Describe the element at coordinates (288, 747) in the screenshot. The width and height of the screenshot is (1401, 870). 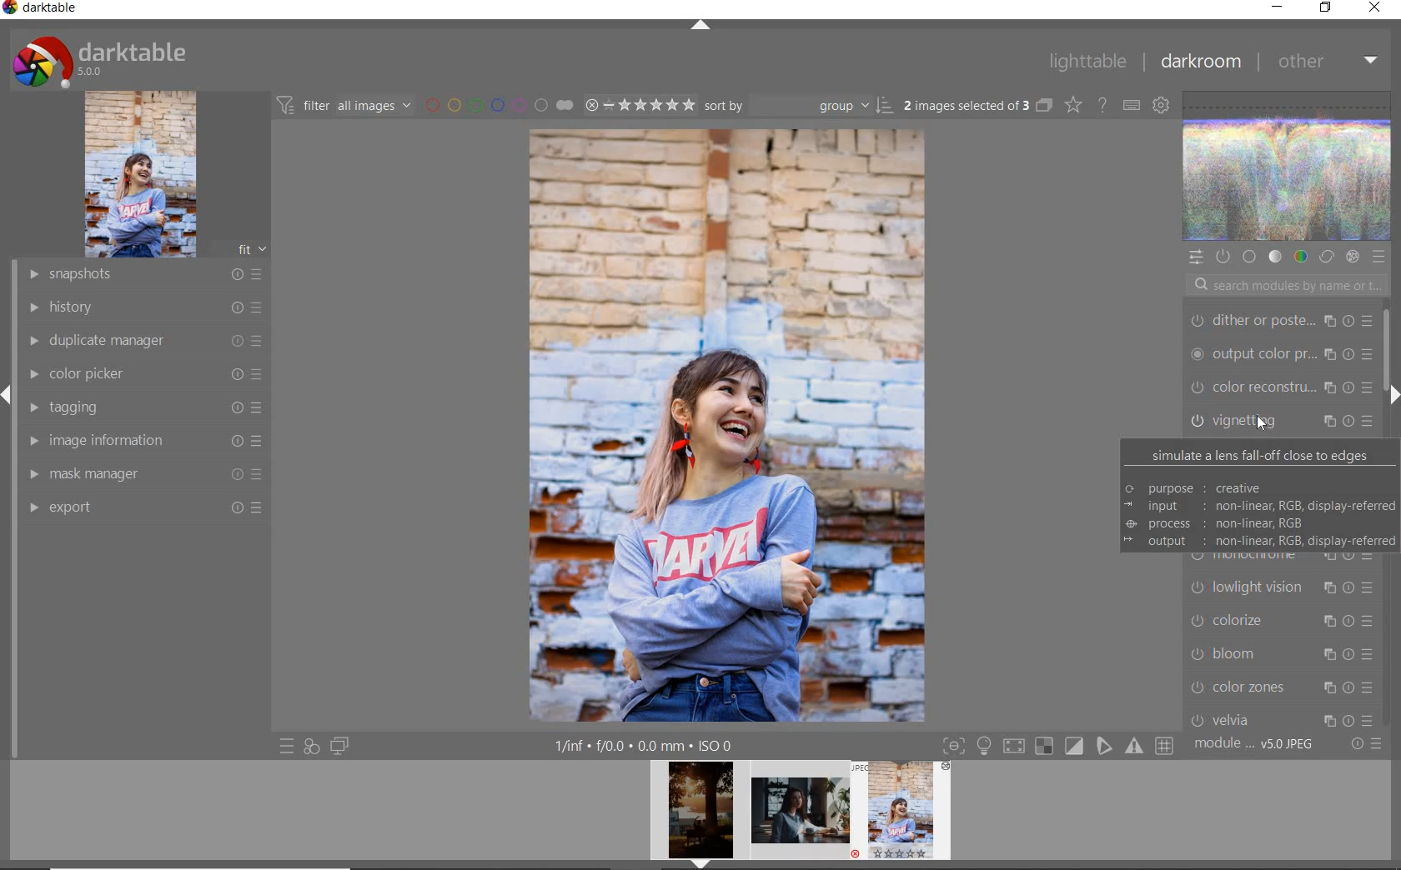
I see `quick access to preset` at that location.